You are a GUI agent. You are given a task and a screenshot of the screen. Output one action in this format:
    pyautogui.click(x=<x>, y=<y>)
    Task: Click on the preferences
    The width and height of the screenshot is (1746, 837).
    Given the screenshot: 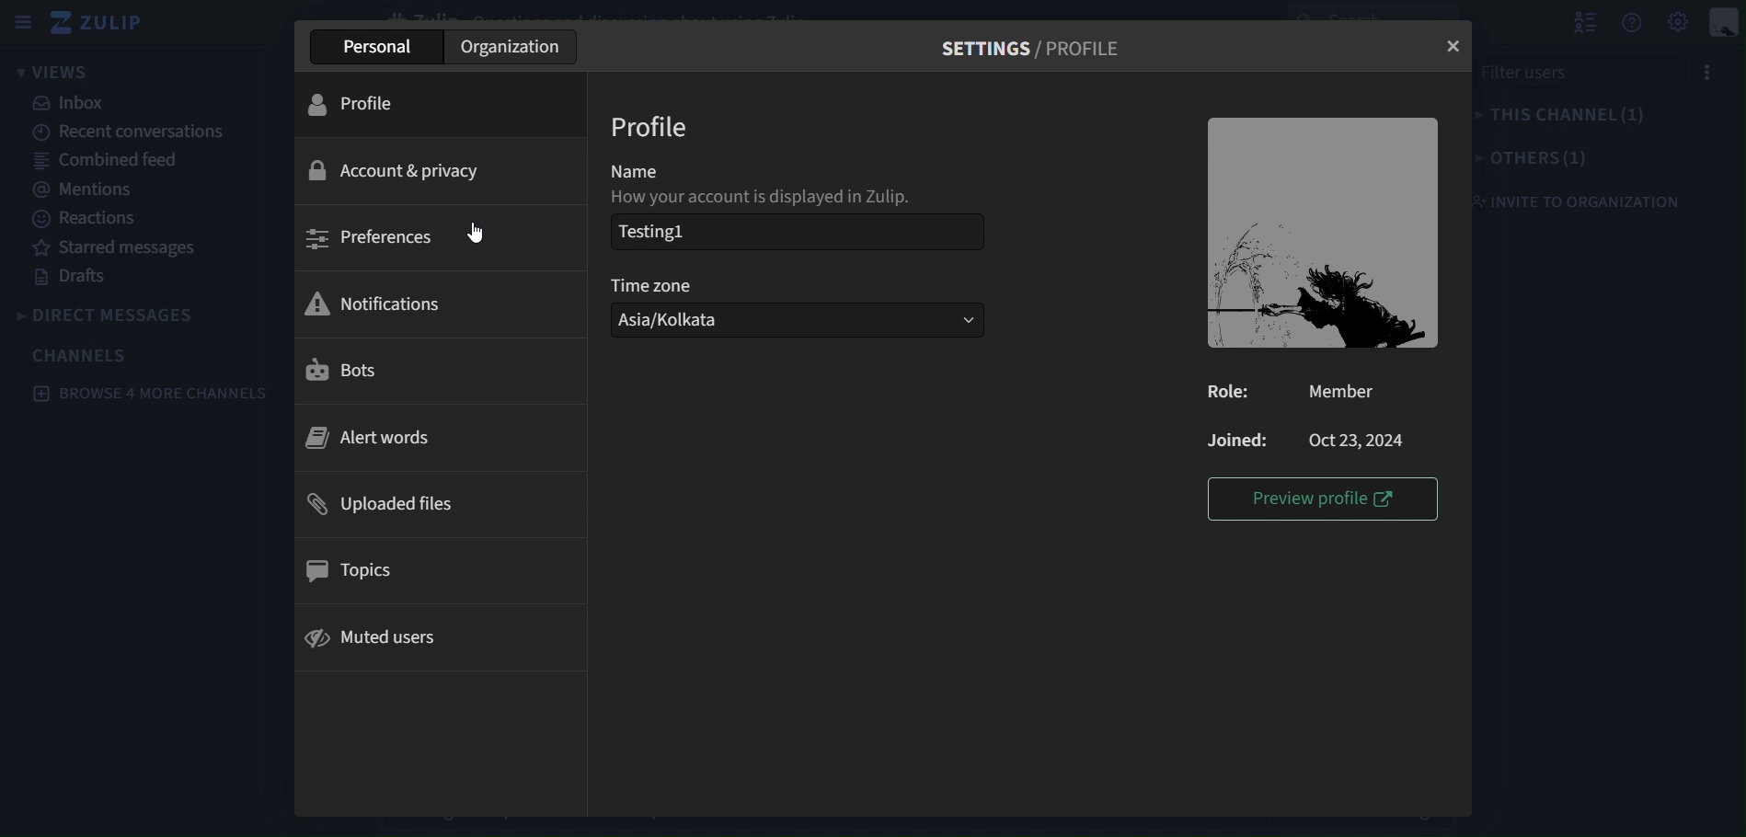 What is the action you would take?
    pyautogui.click(x=439, y=237)
    